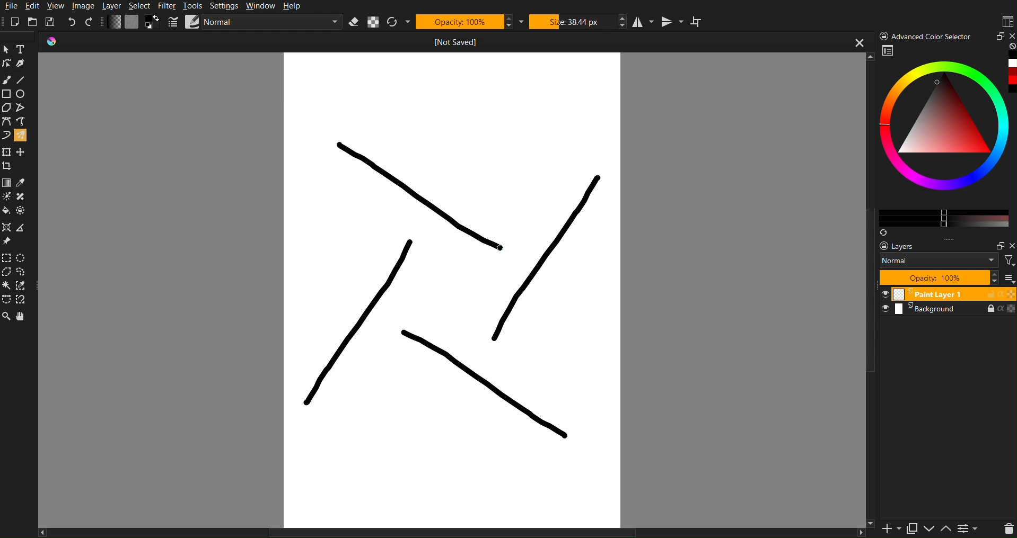 The image size is (1017, 538). I want to click on Blemish fix, so click(24, 198).